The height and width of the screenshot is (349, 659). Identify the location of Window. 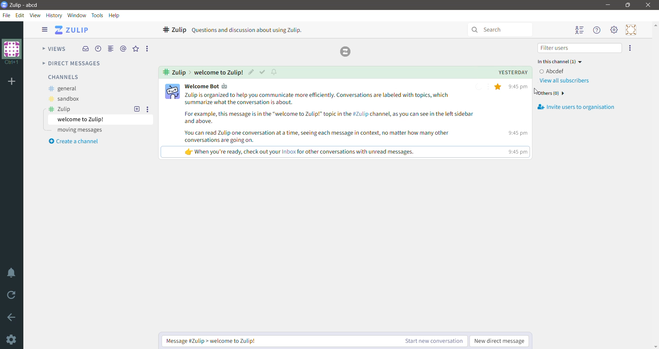
(77, 15).